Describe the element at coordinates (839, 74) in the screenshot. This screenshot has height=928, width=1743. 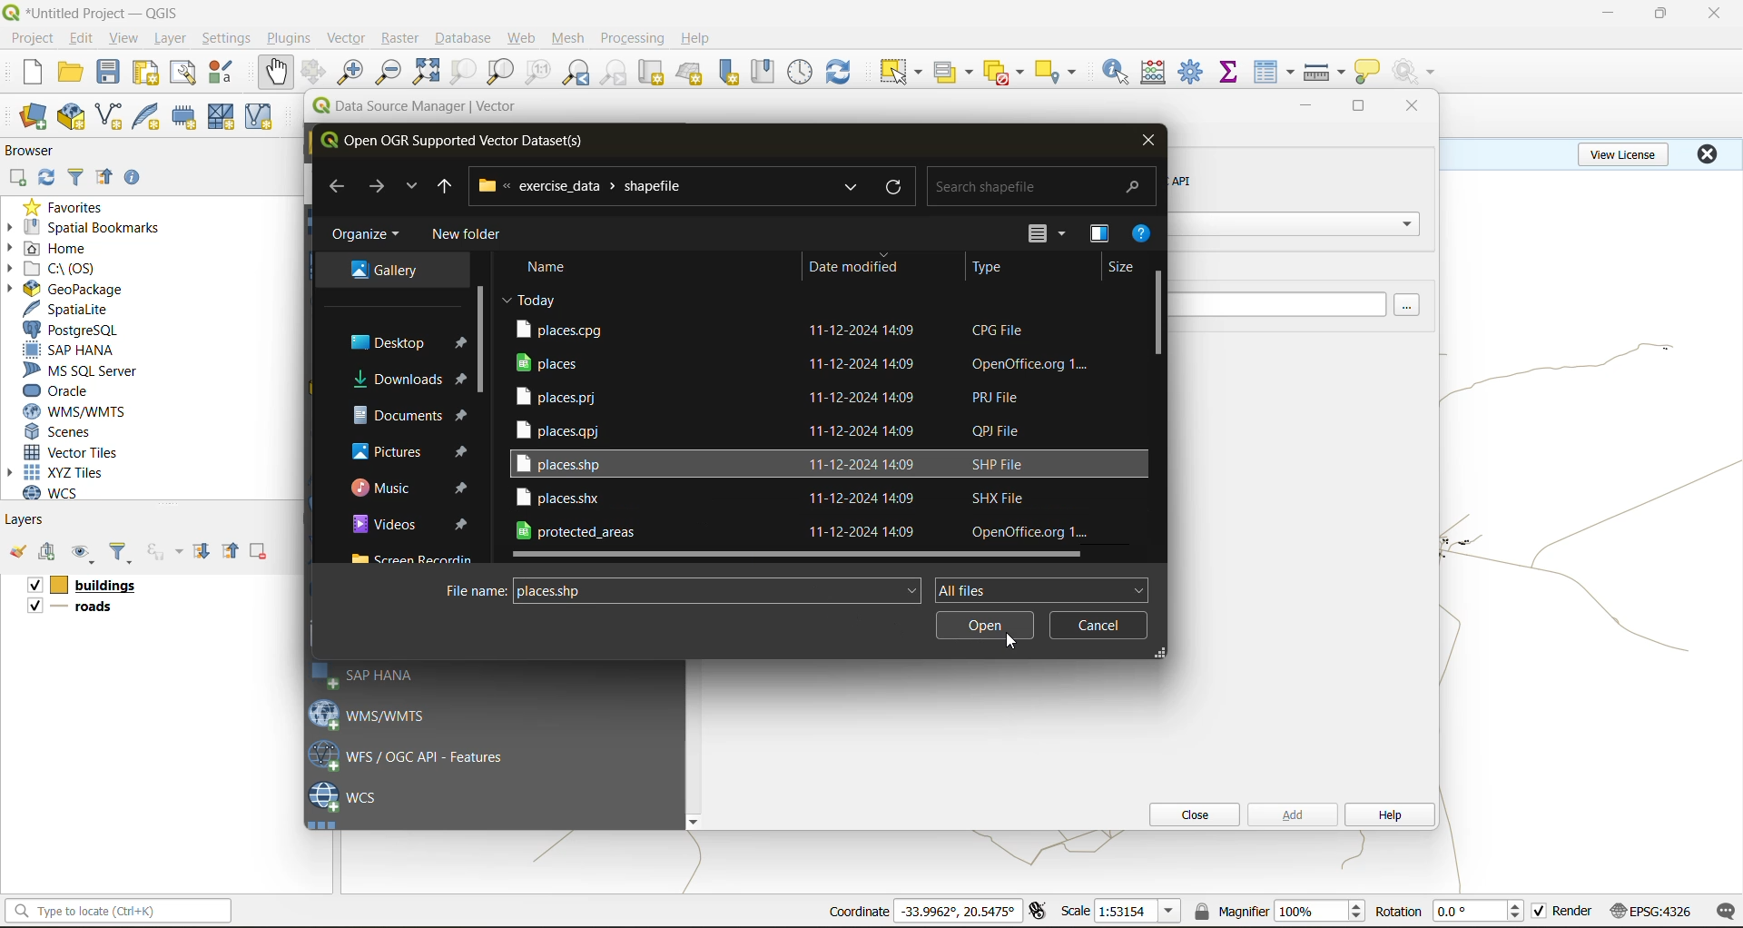
I see `refresh` at that location.